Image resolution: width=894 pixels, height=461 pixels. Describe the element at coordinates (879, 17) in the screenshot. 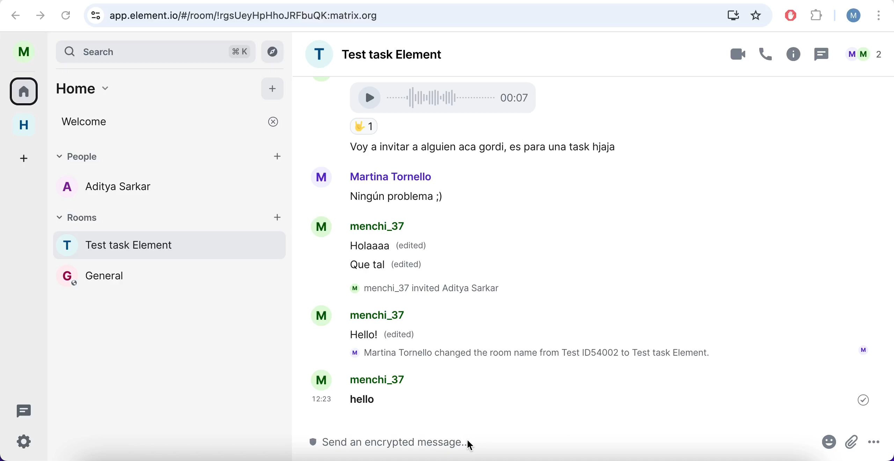

I see `more options` at that location.